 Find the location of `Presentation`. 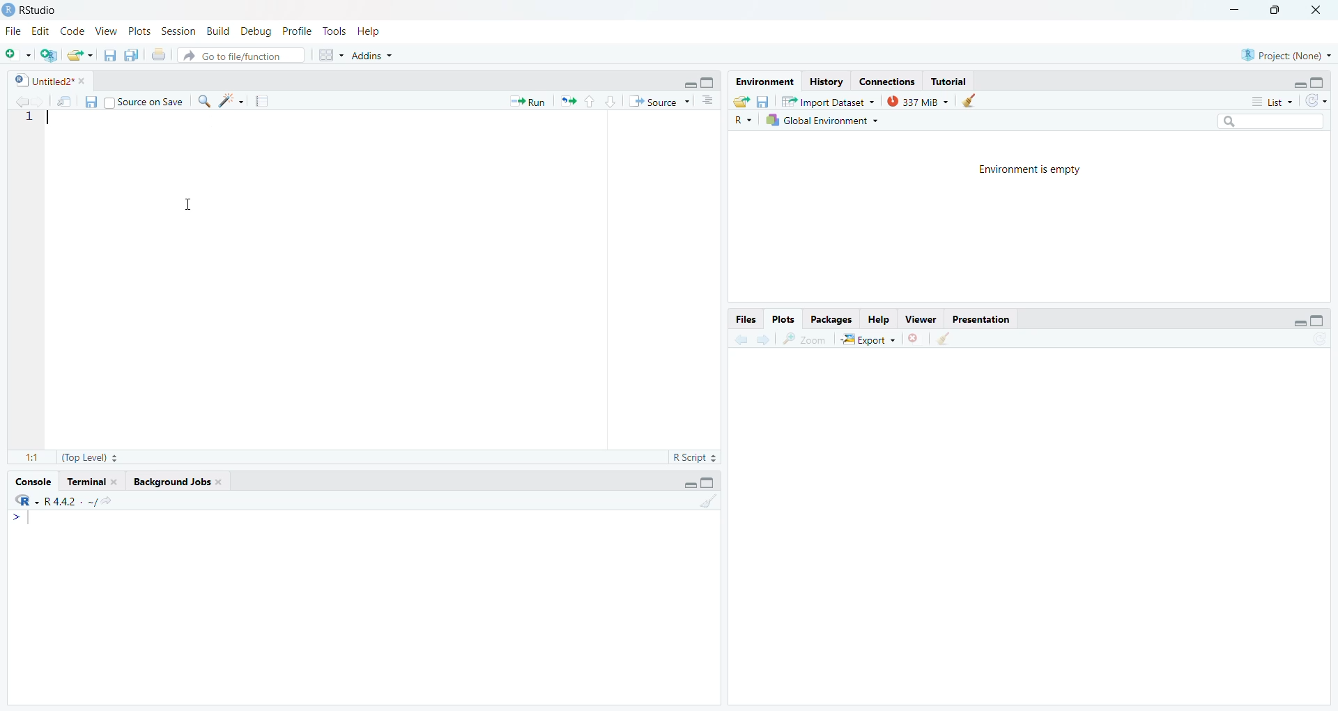

Presentation is located at coordinates (985, 321).